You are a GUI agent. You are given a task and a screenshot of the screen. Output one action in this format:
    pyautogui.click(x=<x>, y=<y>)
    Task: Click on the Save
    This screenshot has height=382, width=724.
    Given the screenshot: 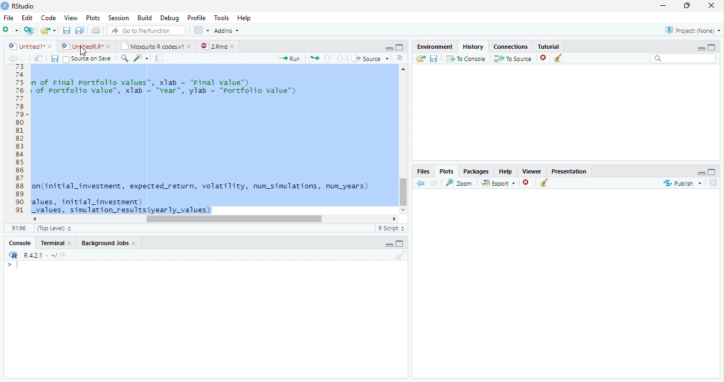 What is the action you would take?
    pyautogui.click(x=55, y=58)
    